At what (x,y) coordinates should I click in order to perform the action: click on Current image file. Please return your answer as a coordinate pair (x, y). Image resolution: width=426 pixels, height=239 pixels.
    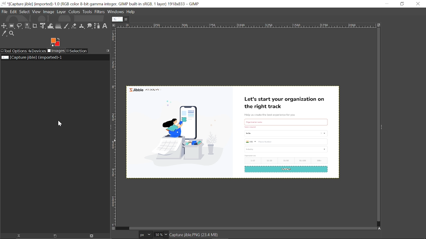
    Looking at the image, I should click on (32, 57).